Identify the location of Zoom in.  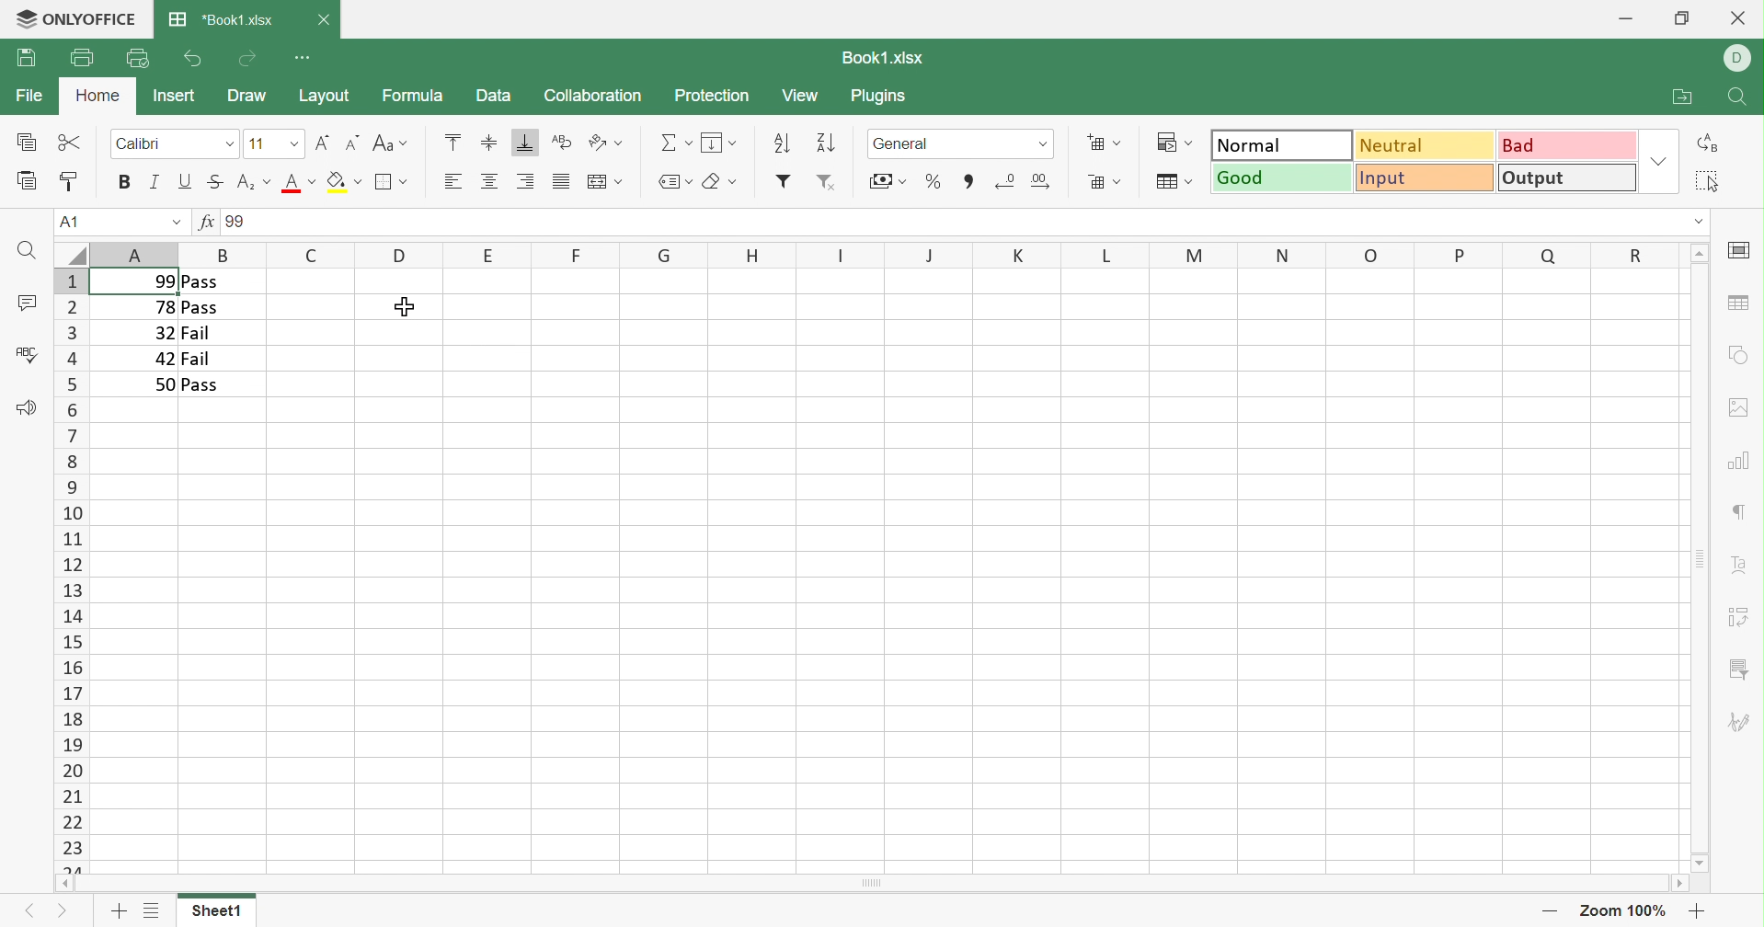
(1698, 910).